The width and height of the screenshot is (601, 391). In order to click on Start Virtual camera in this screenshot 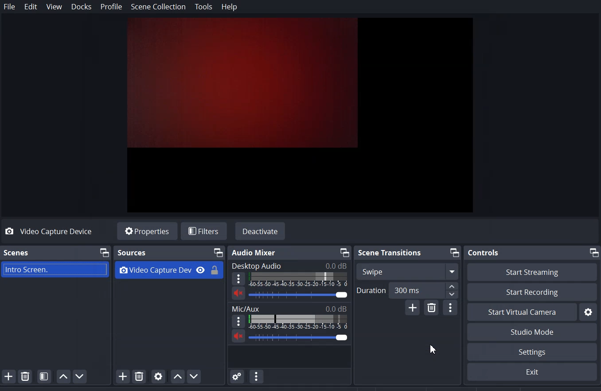, I will do `click(522, 312)`.